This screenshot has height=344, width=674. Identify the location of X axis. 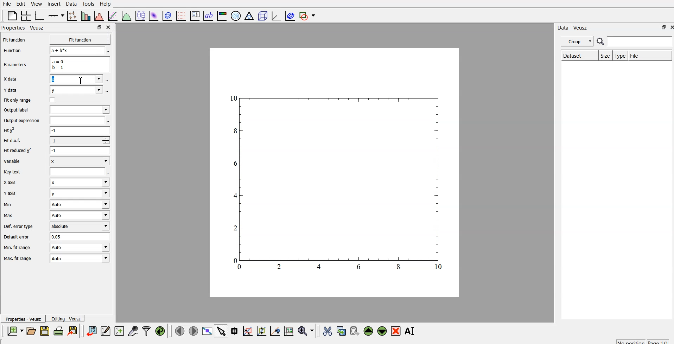
(17, 183).